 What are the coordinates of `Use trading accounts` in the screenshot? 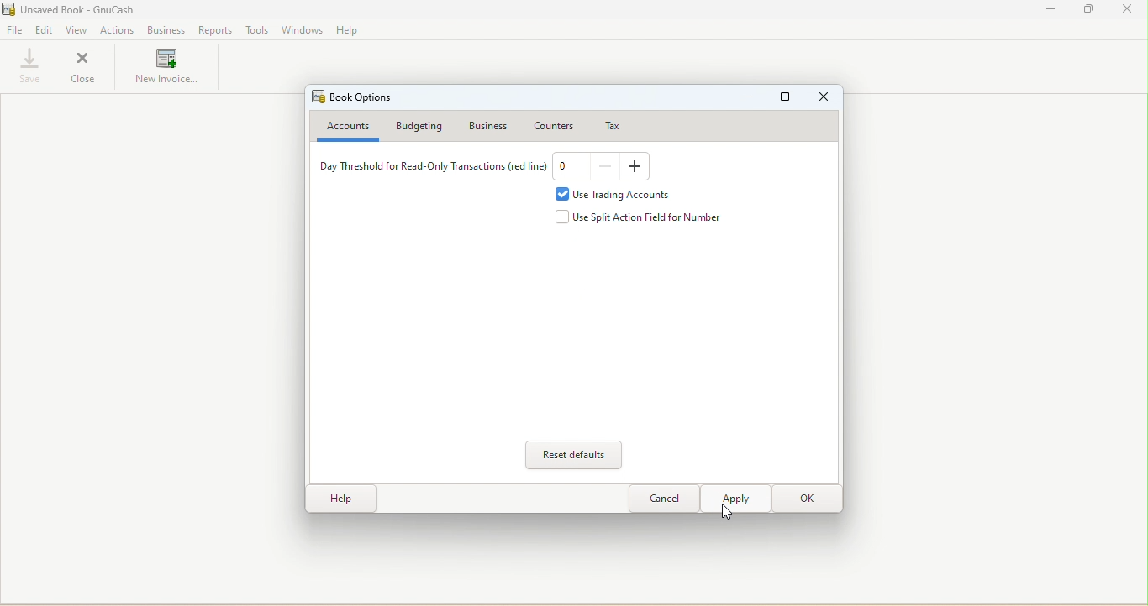 It's located at (619, 195).